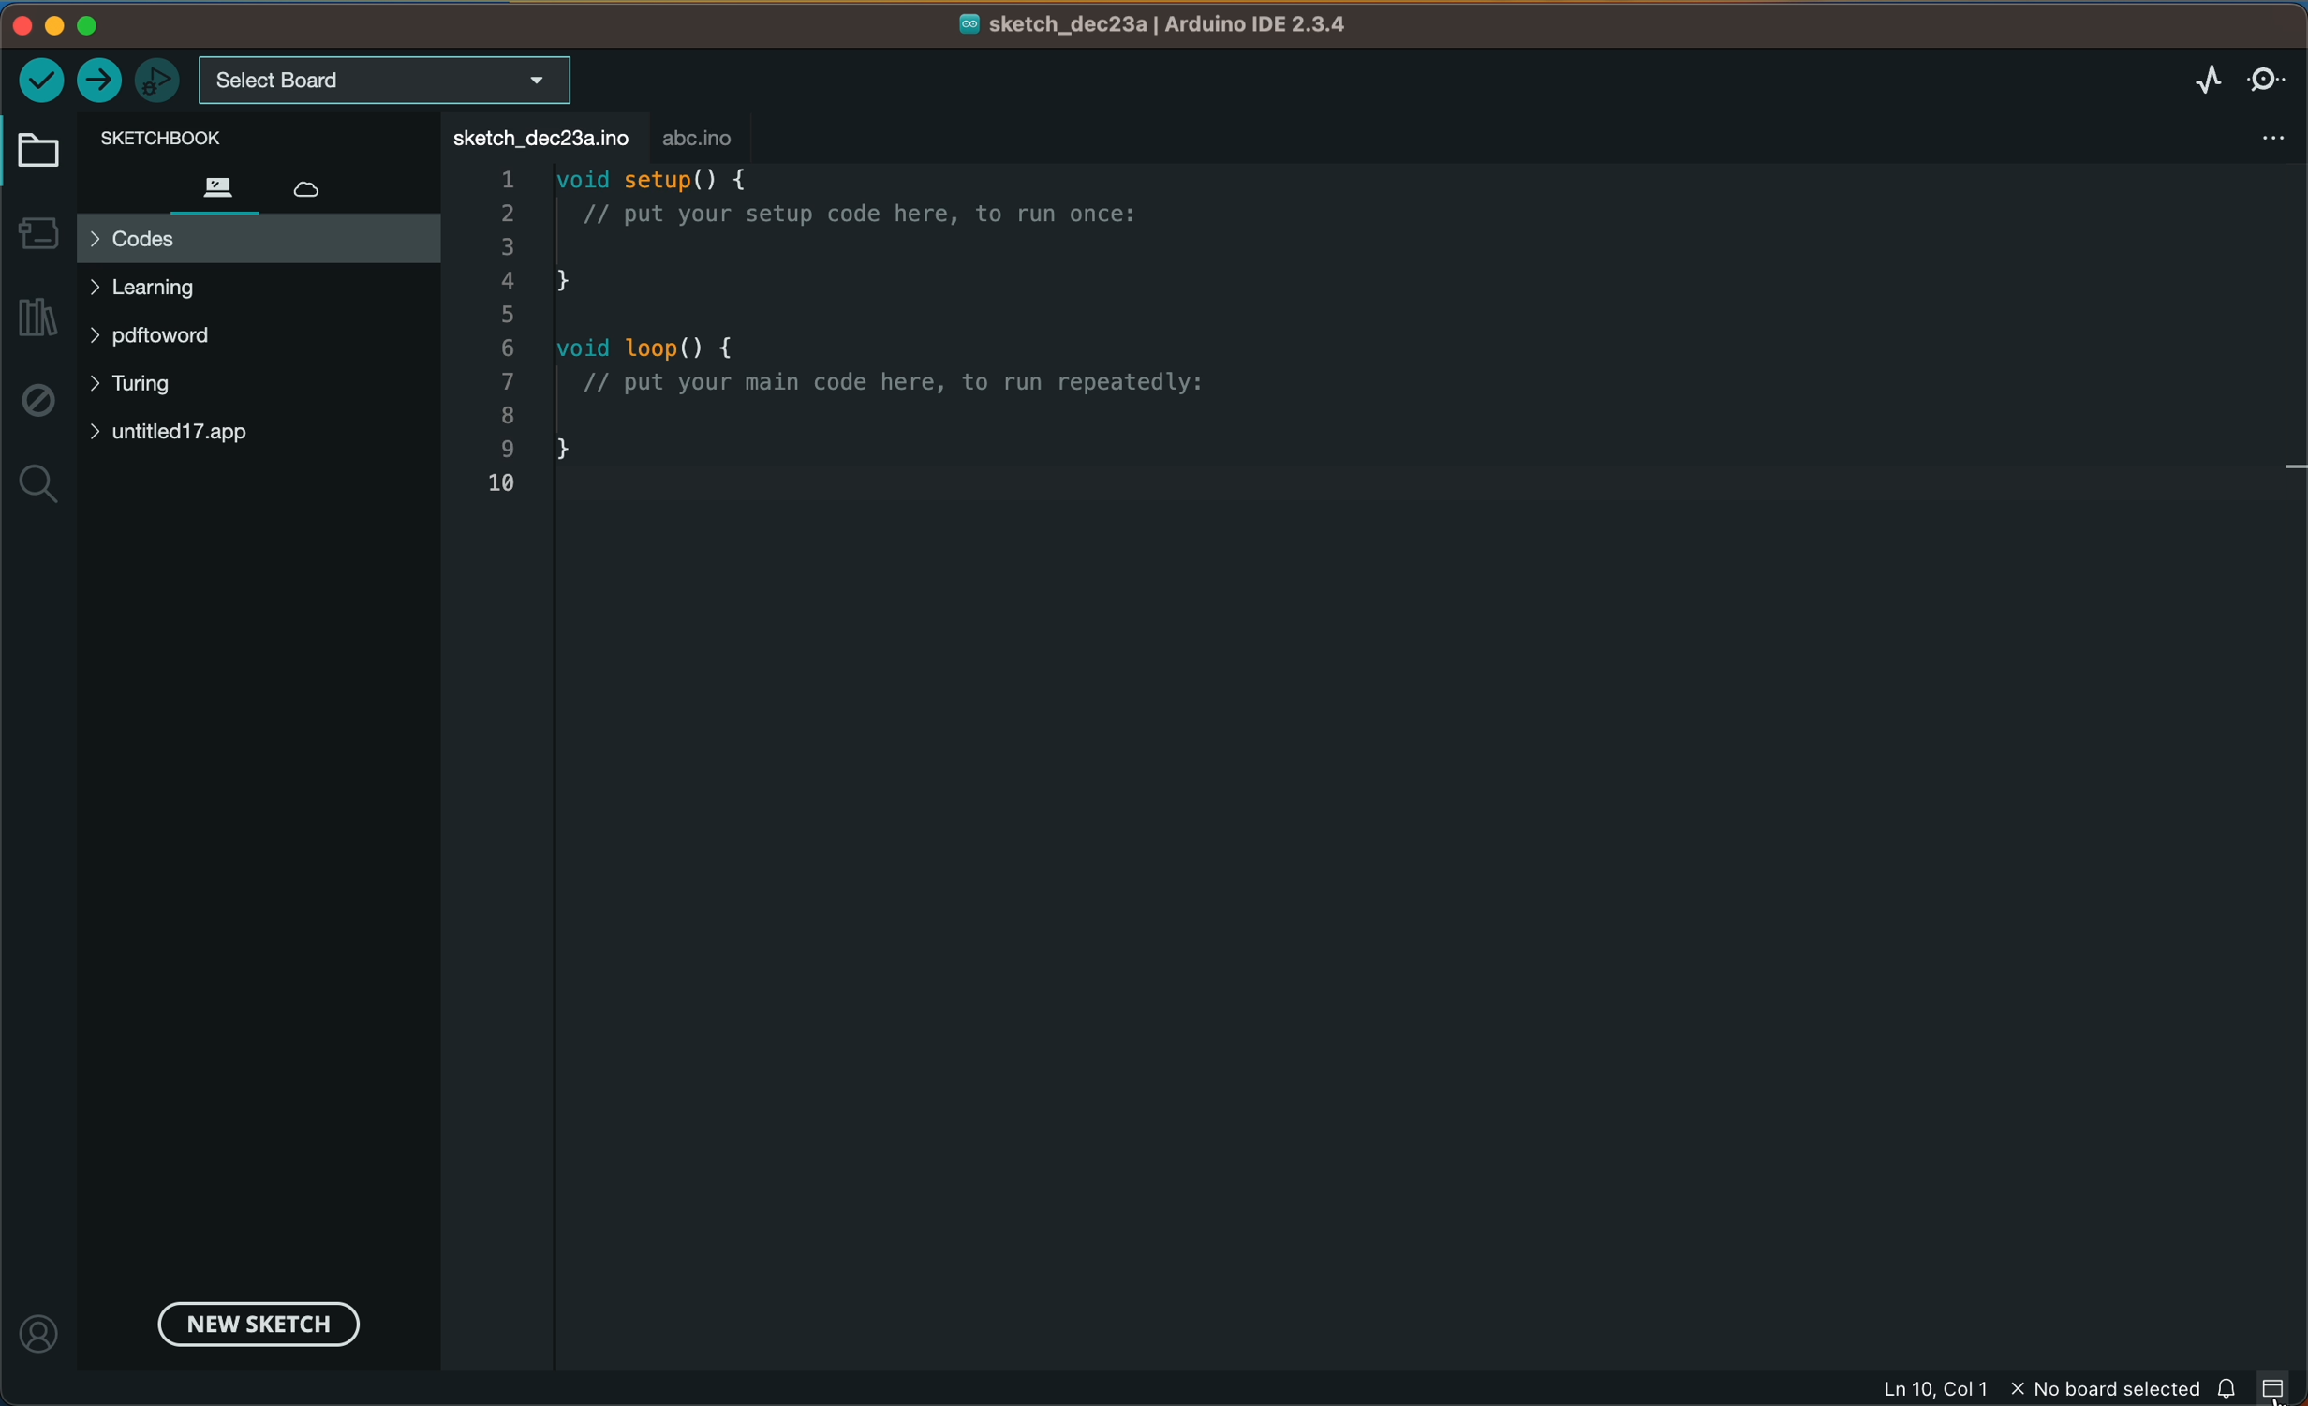 The width and height of the screenshot is (2308, 1406). Describe the element at coordinates (35, 399) in the screenshot. I see `debug` at that location.